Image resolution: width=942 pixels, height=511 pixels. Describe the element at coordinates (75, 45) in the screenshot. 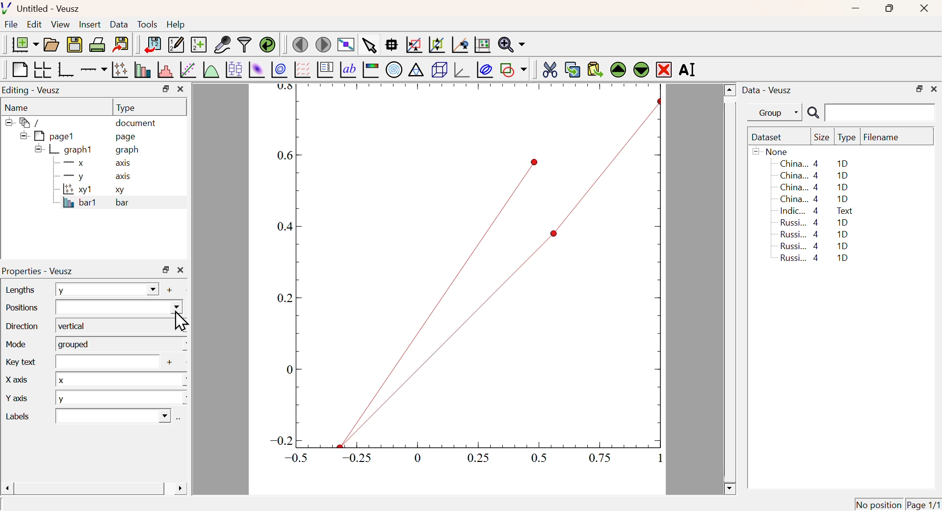

I see `Save` at that location.